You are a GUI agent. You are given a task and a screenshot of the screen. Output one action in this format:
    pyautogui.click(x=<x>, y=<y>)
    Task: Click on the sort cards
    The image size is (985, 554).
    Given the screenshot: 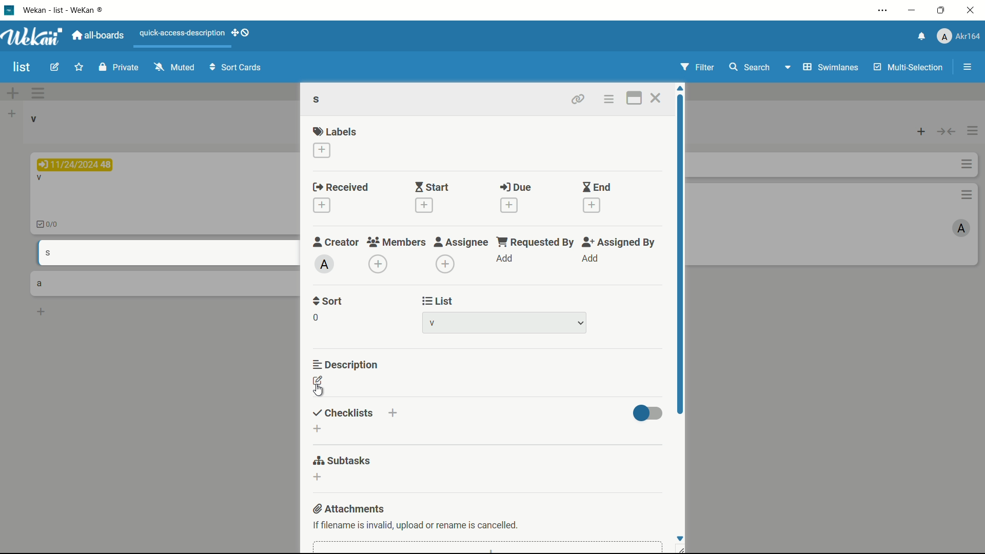 What is the action you would take?
    pyautogui.click(x=237, y=68)
    